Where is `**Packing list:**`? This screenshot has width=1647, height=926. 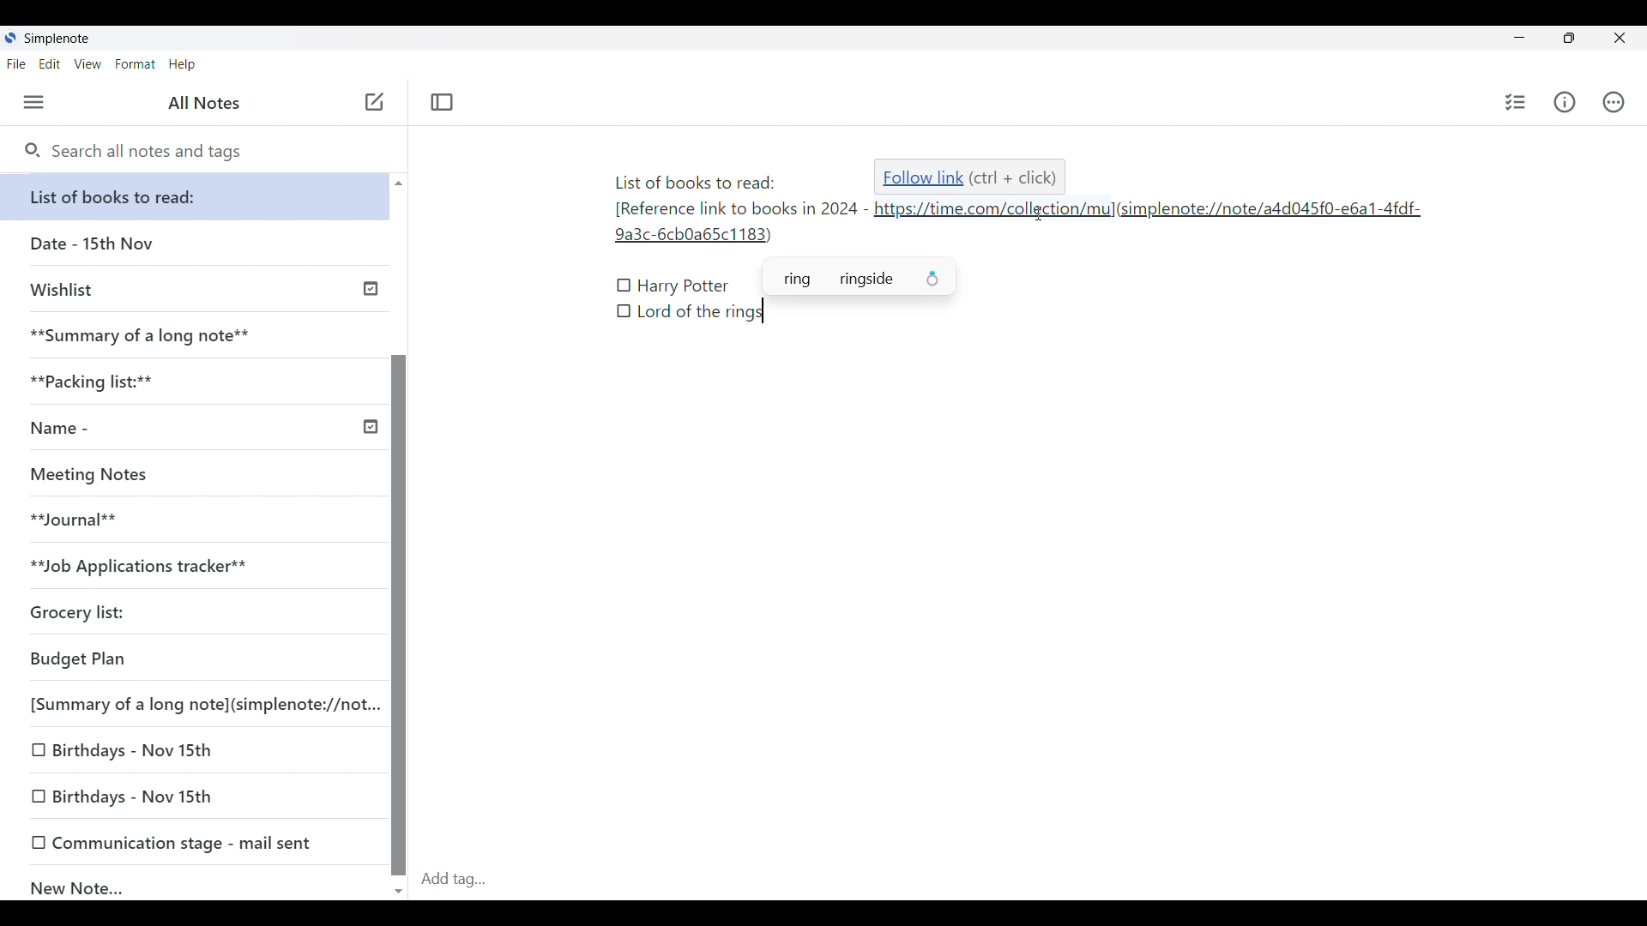 **Packing list:** is located at coordinates (196, 382).